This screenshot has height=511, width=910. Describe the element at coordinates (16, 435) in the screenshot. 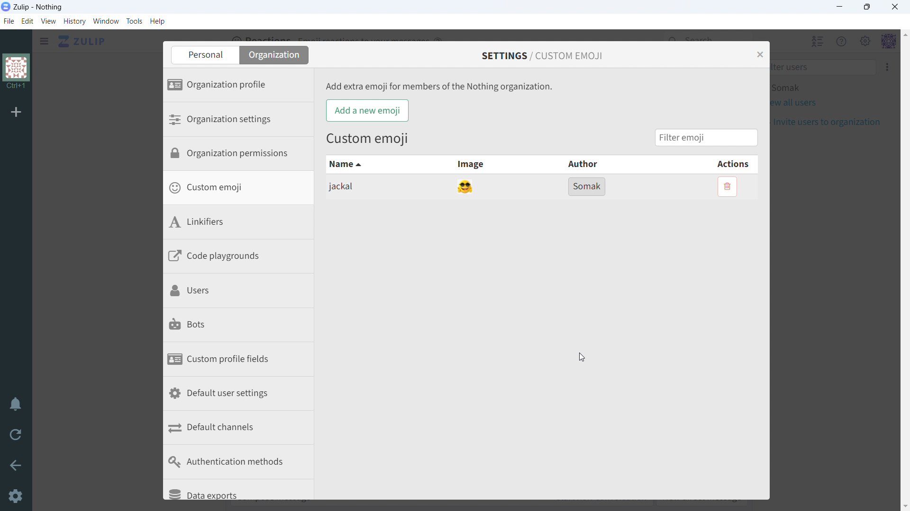

I see `reload` at that location.